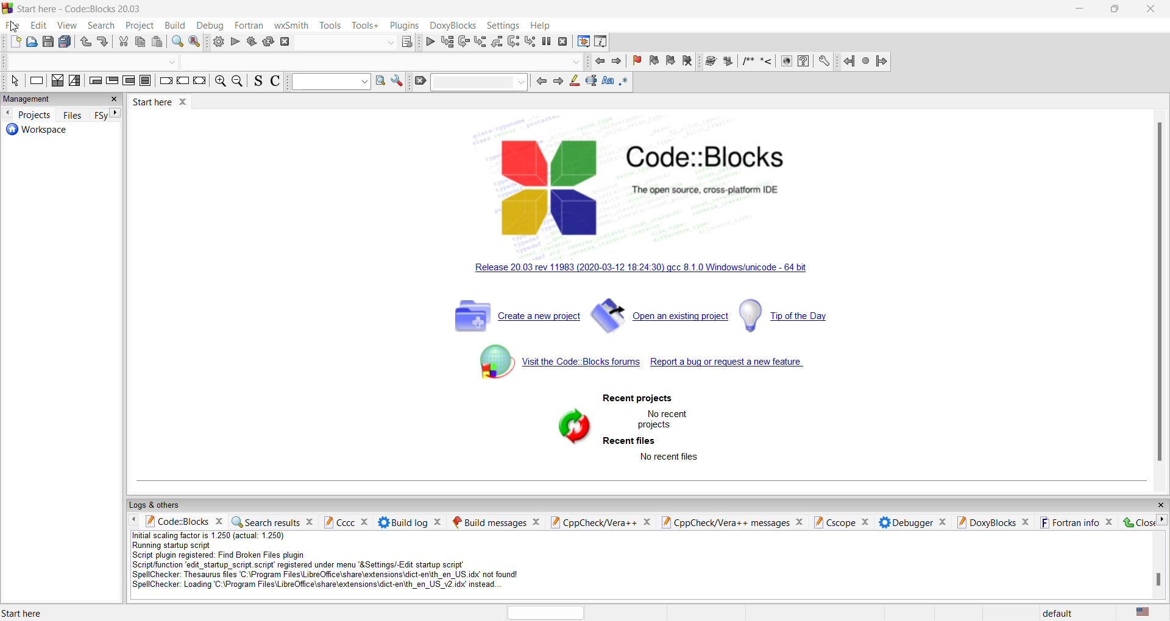 Image resolution: width=1170 pixels, height=621 pixels. I want to click on projects, so click(35, 115).